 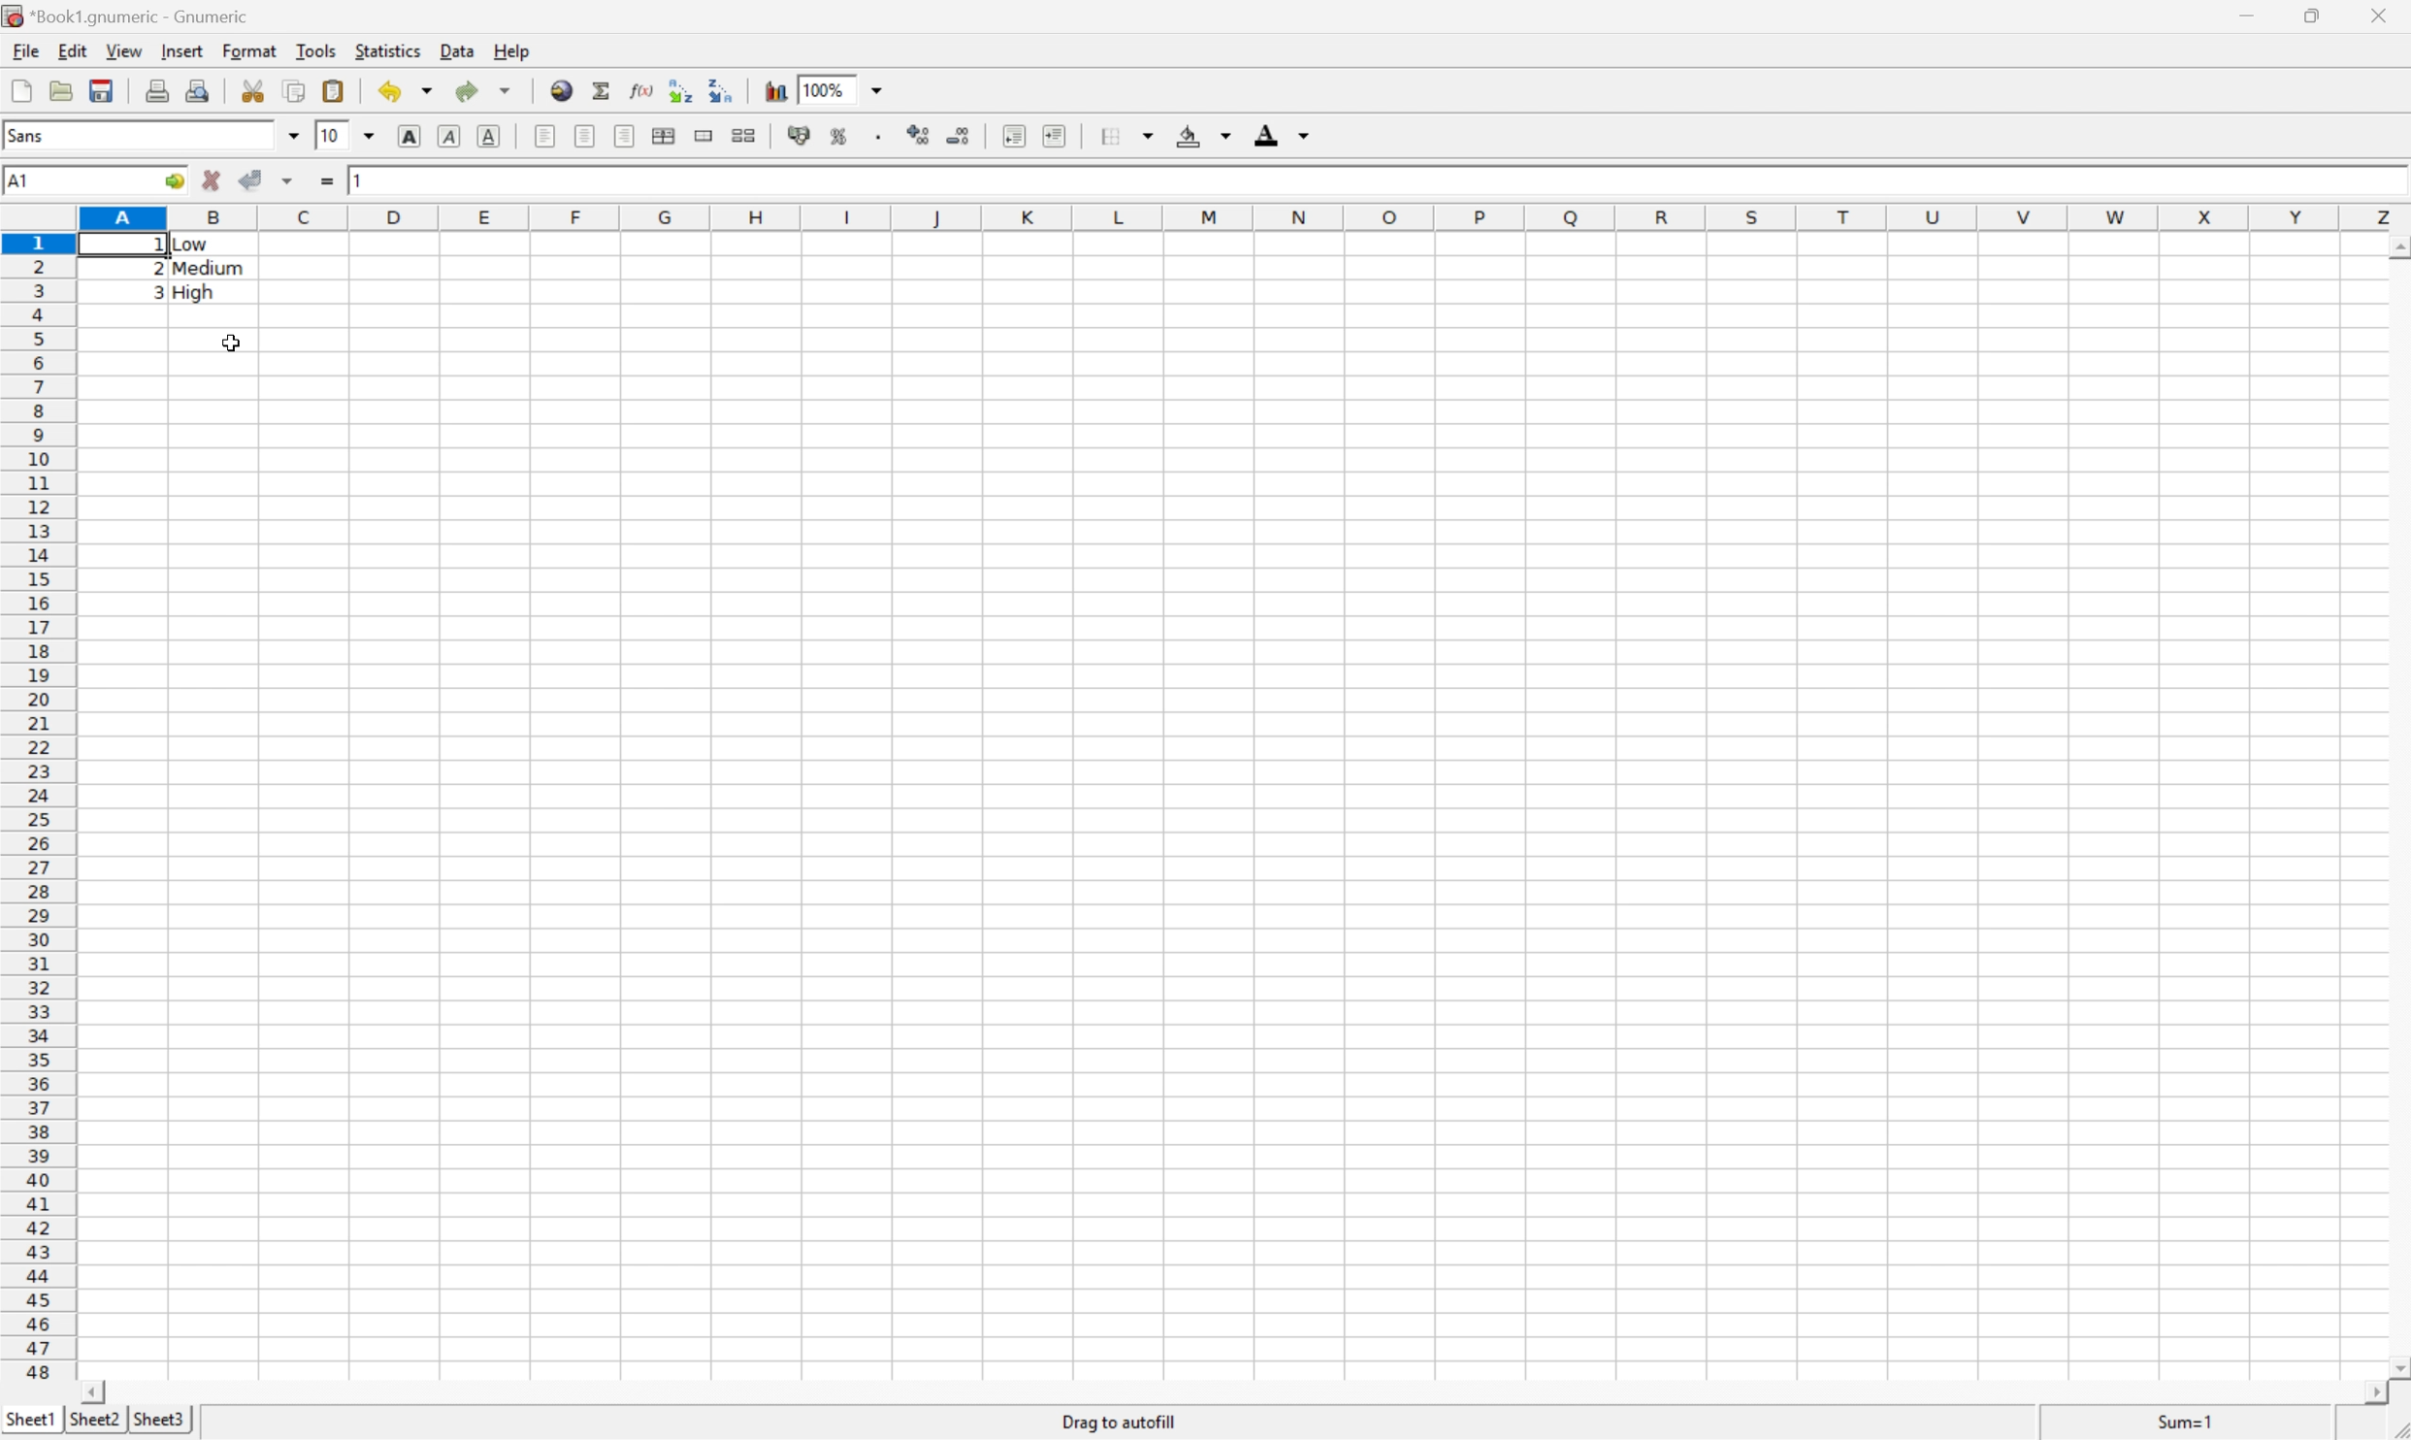 I want to click on Center horizontally across the selection, so click(x=662, y=134).